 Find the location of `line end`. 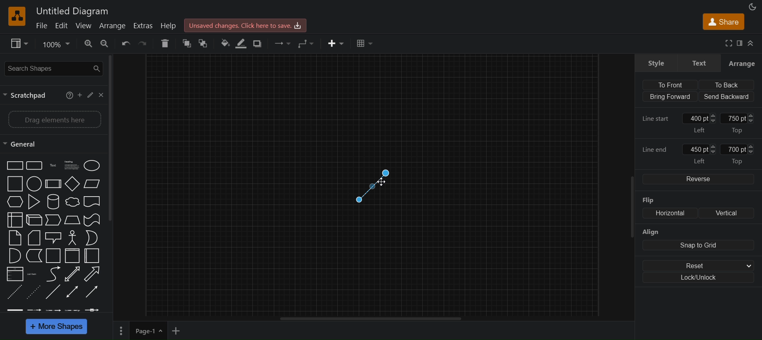

line end is located at coordinates (657, 149).